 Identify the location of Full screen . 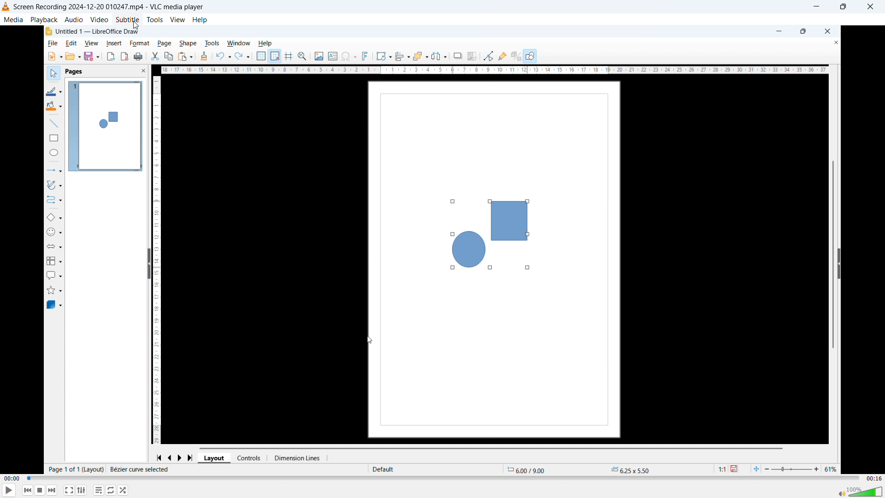
(69, 490).